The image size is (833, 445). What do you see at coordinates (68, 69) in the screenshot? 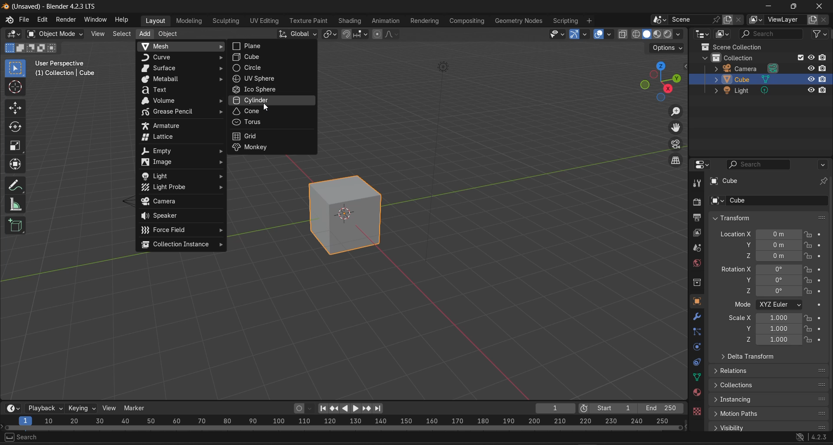
I see `user perspective : cube` at bounding box center [68, 69].